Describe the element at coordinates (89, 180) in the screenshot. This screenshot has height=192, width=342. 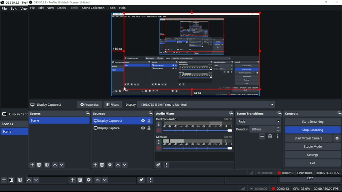
I see `Open source properties` at that location.